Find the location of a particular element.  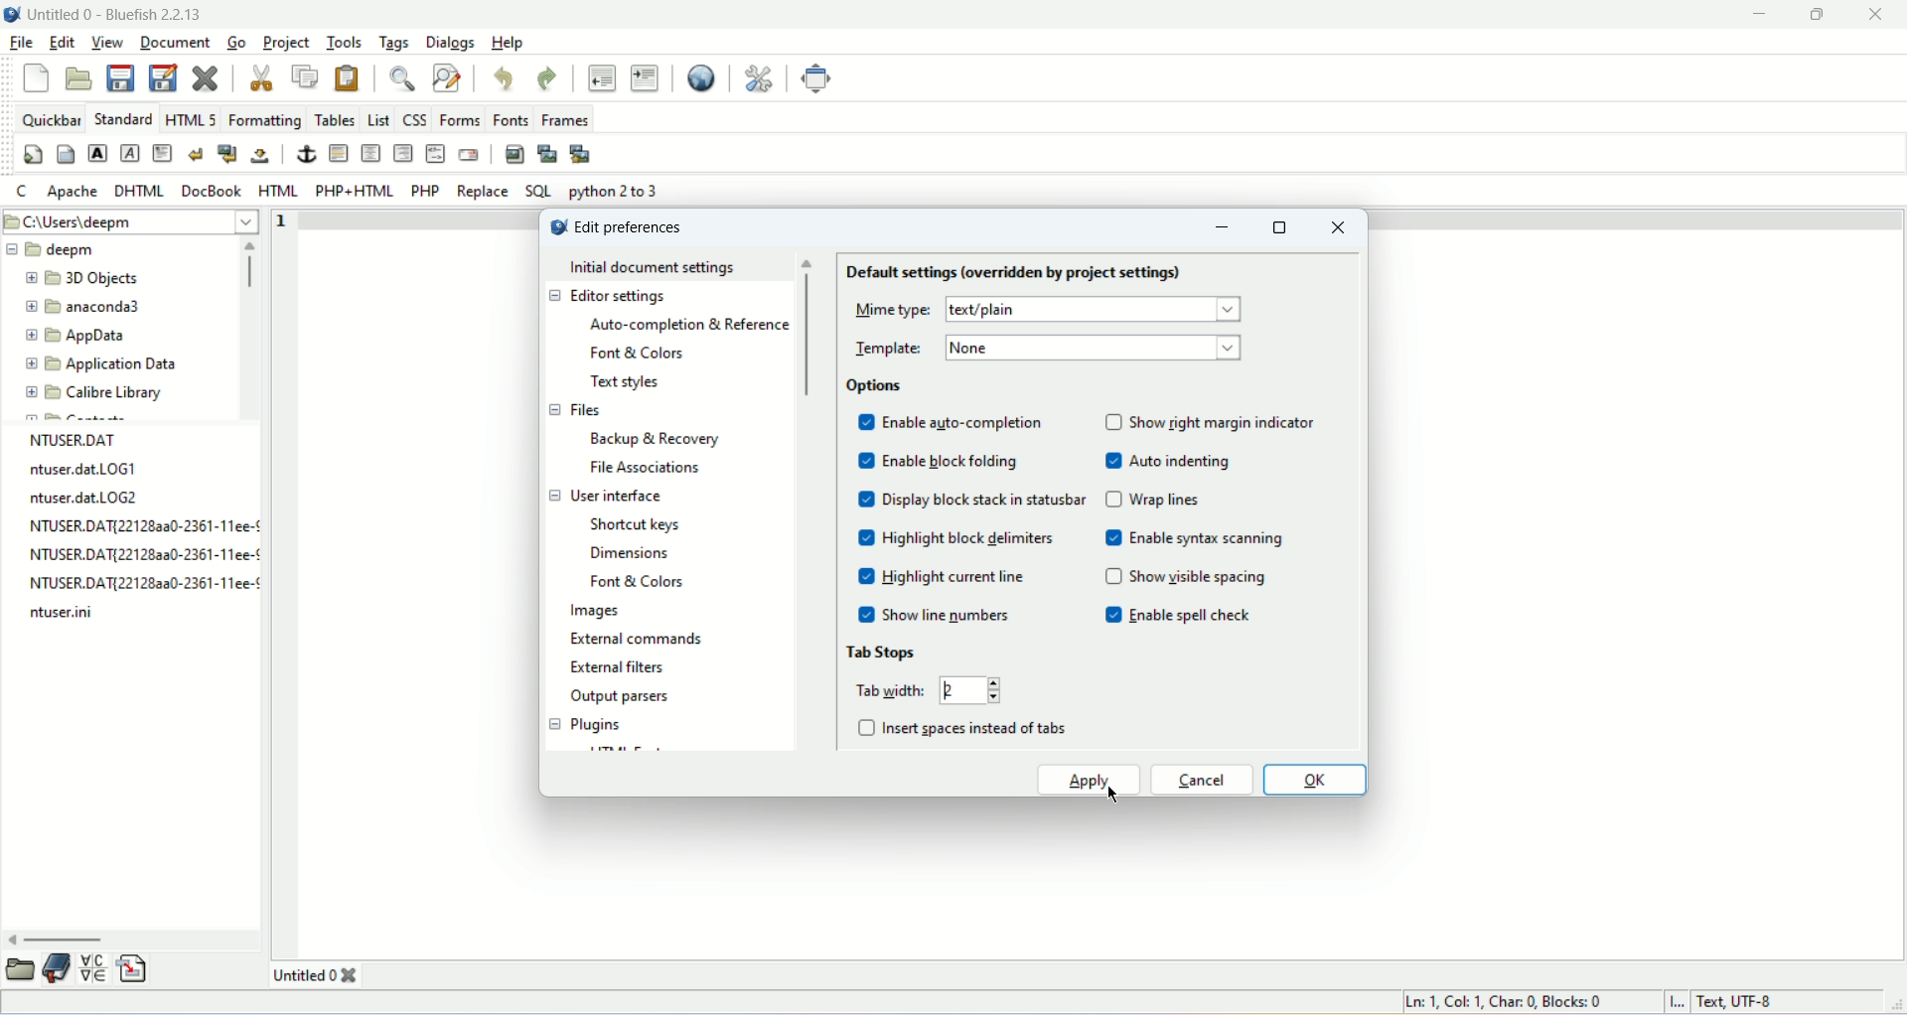

font and color is located at coordinates (642, 354).